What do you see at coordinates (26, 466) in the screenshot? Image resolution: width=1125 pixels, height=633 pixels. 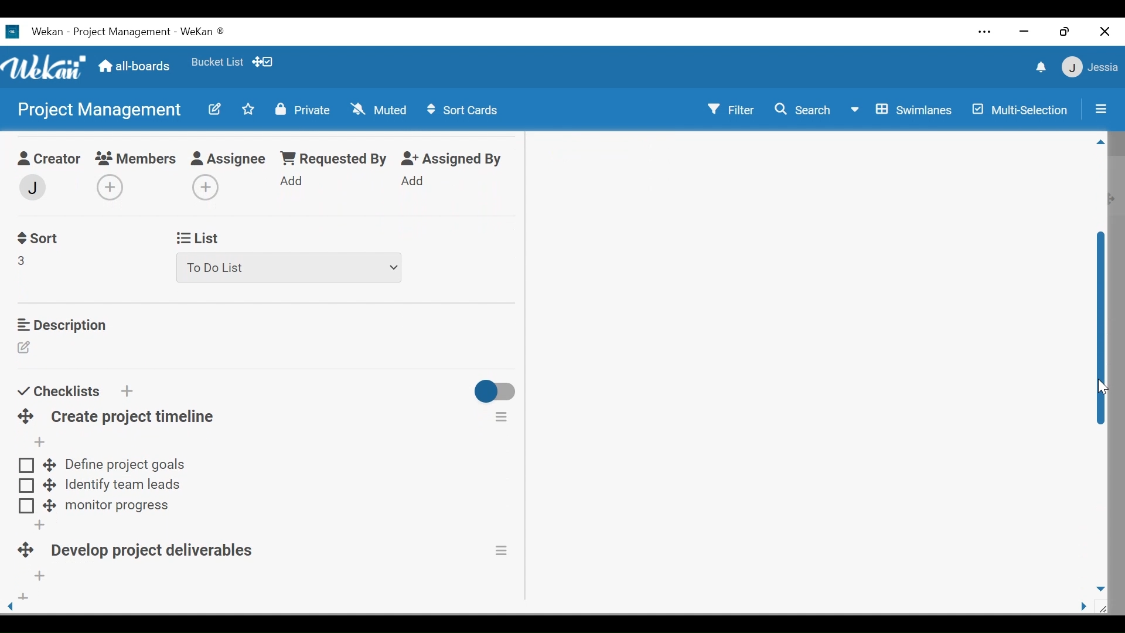 I see `(un)check ` at bounding box center [26, 466].